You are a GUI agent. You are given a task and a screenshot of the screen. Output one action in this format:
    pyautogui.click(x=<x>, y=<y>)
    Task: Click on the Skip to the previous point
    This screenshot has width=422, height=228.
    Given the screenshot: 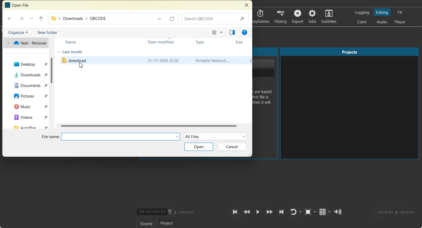 What is the action you would take?
    pyautogui.click(x=235, y=212)
    